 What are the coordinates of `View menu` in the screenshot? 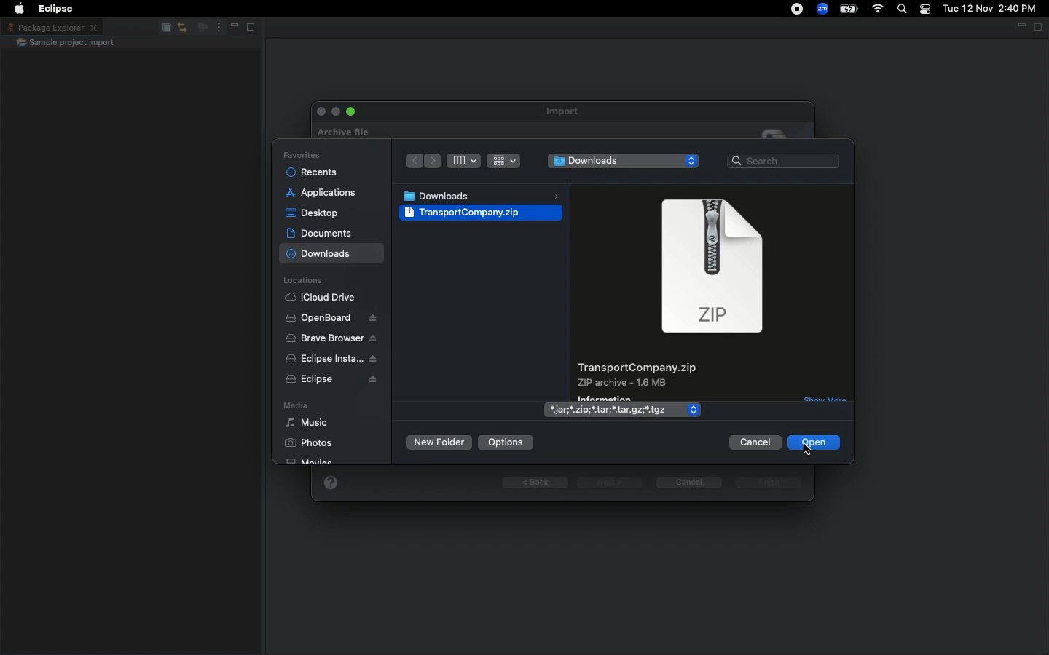 It's located at (216, 28).